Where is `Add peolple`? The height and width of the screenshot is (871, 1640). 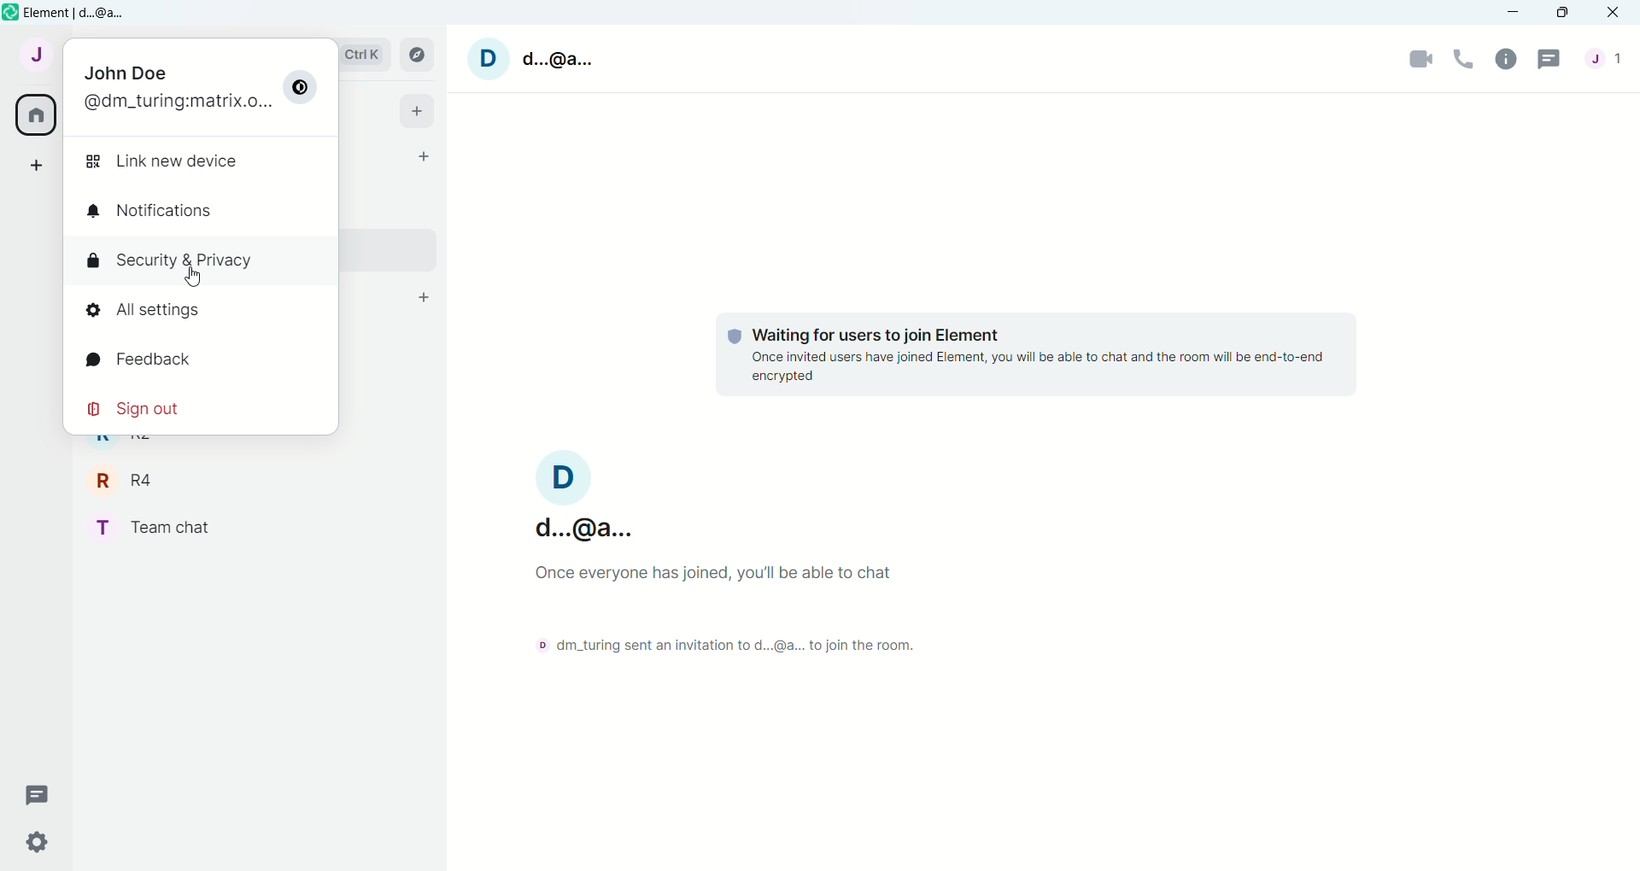
Add peolple is located at coordinates (425, 155).